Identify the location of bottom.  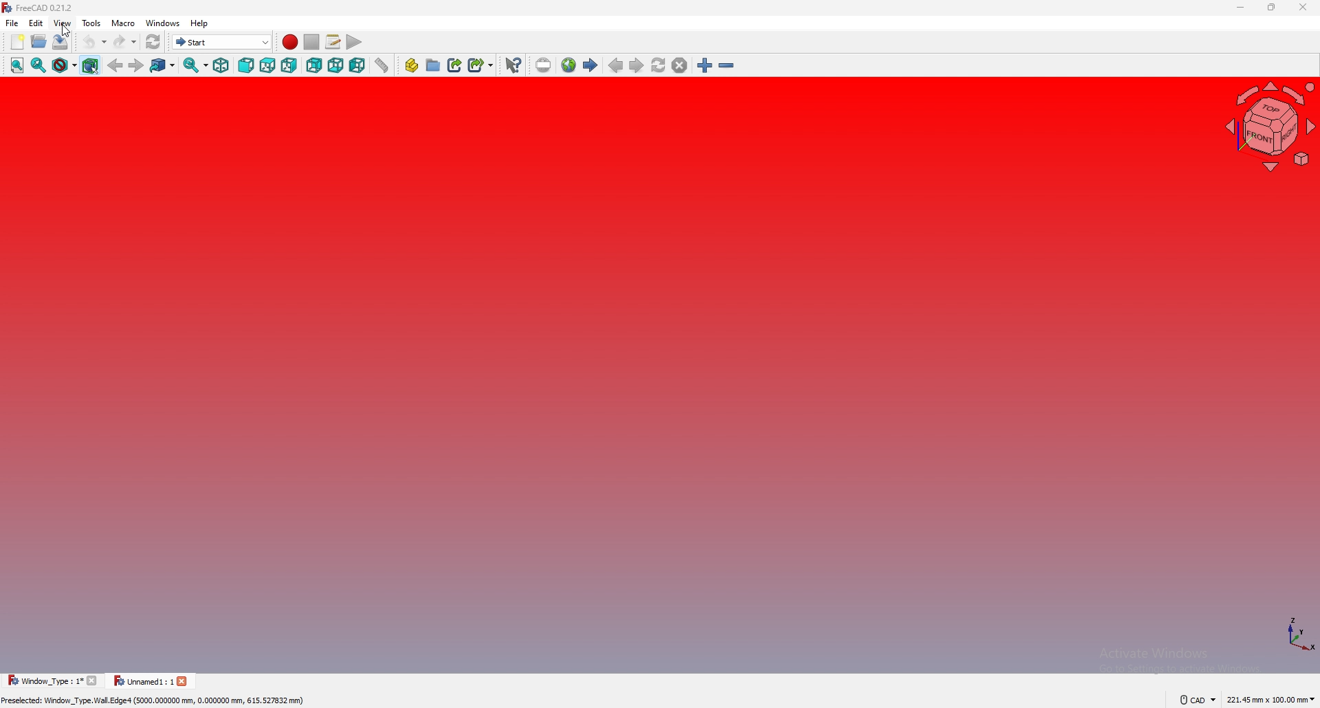
(336, 65).